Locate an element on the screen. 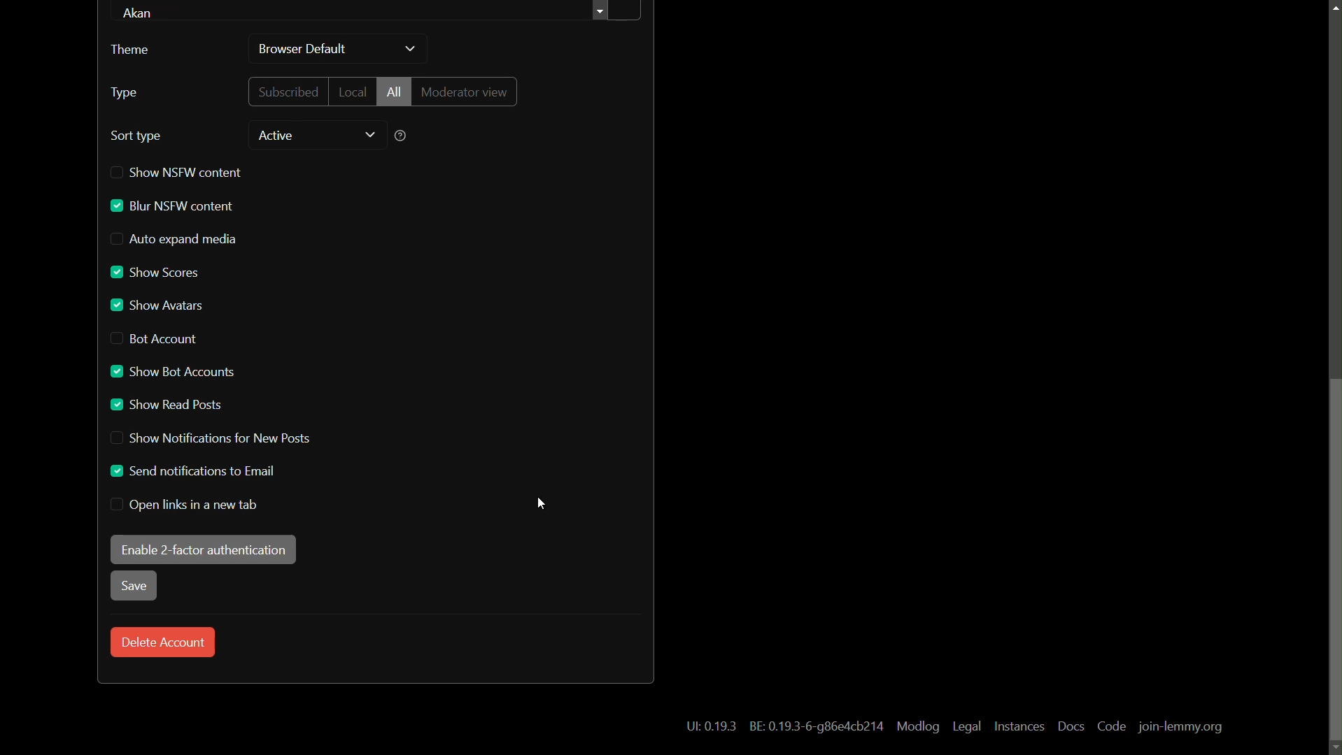 The image size is (1342, 755). show nsfw content is located at coordinates (180, 171).